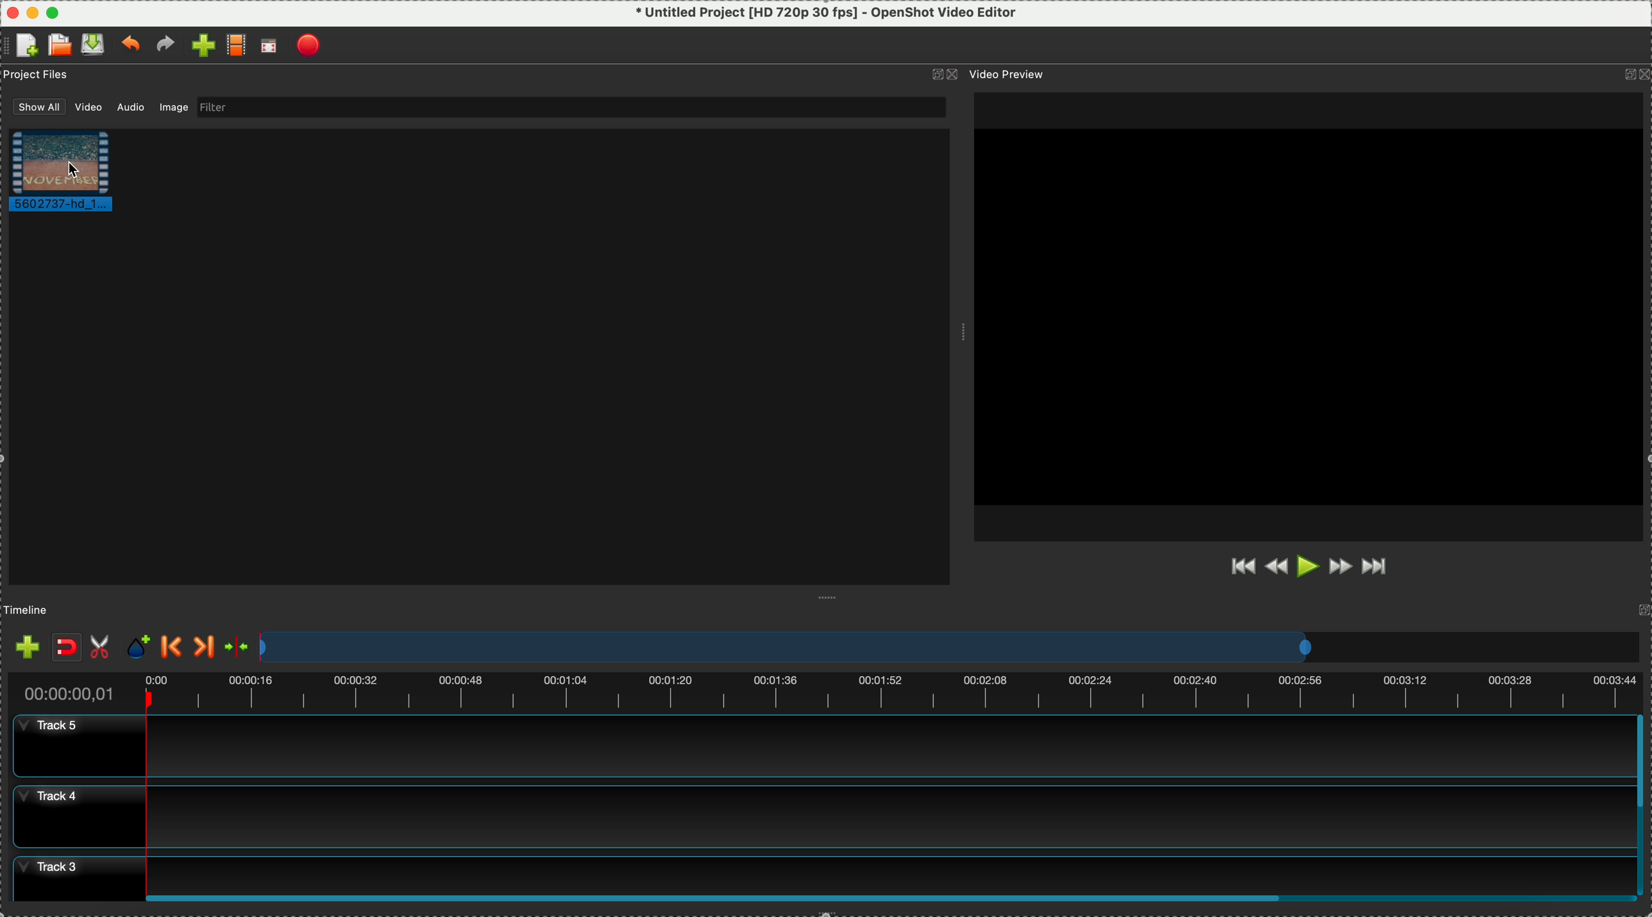 Image resolution: width=1652 pixels, height=917 pixels. What do you see at coordinates (94, 44) in the screenshot?
I see `save file` at bounding box center [94, 44].